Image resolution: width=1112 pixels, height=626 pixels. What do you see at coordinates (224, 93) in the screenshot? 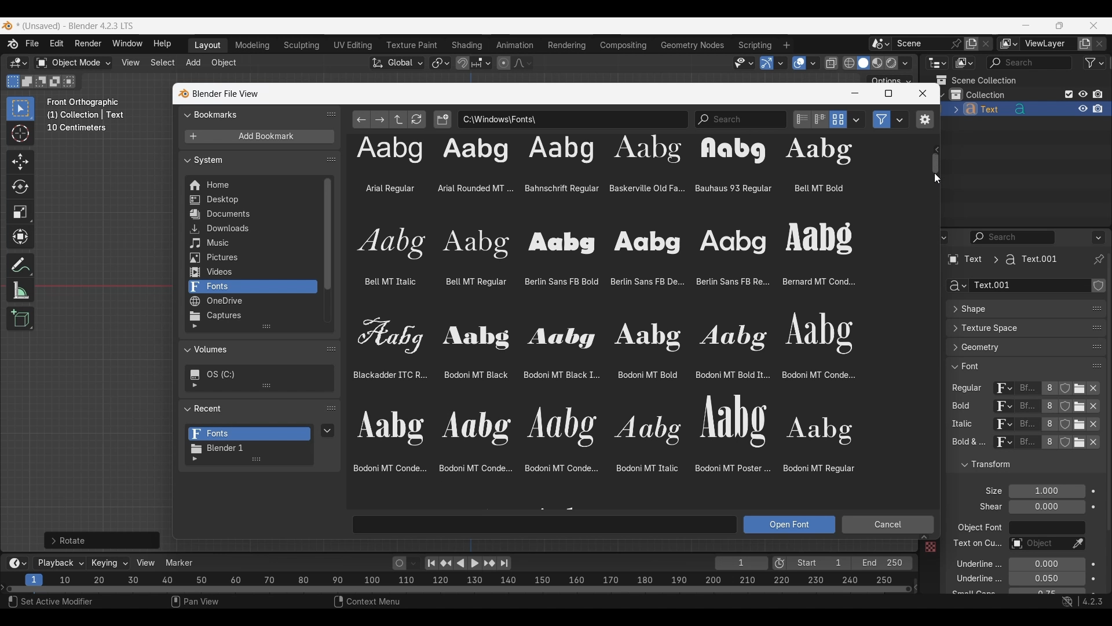
I see `blender file view` at bounding box center [224, 93].